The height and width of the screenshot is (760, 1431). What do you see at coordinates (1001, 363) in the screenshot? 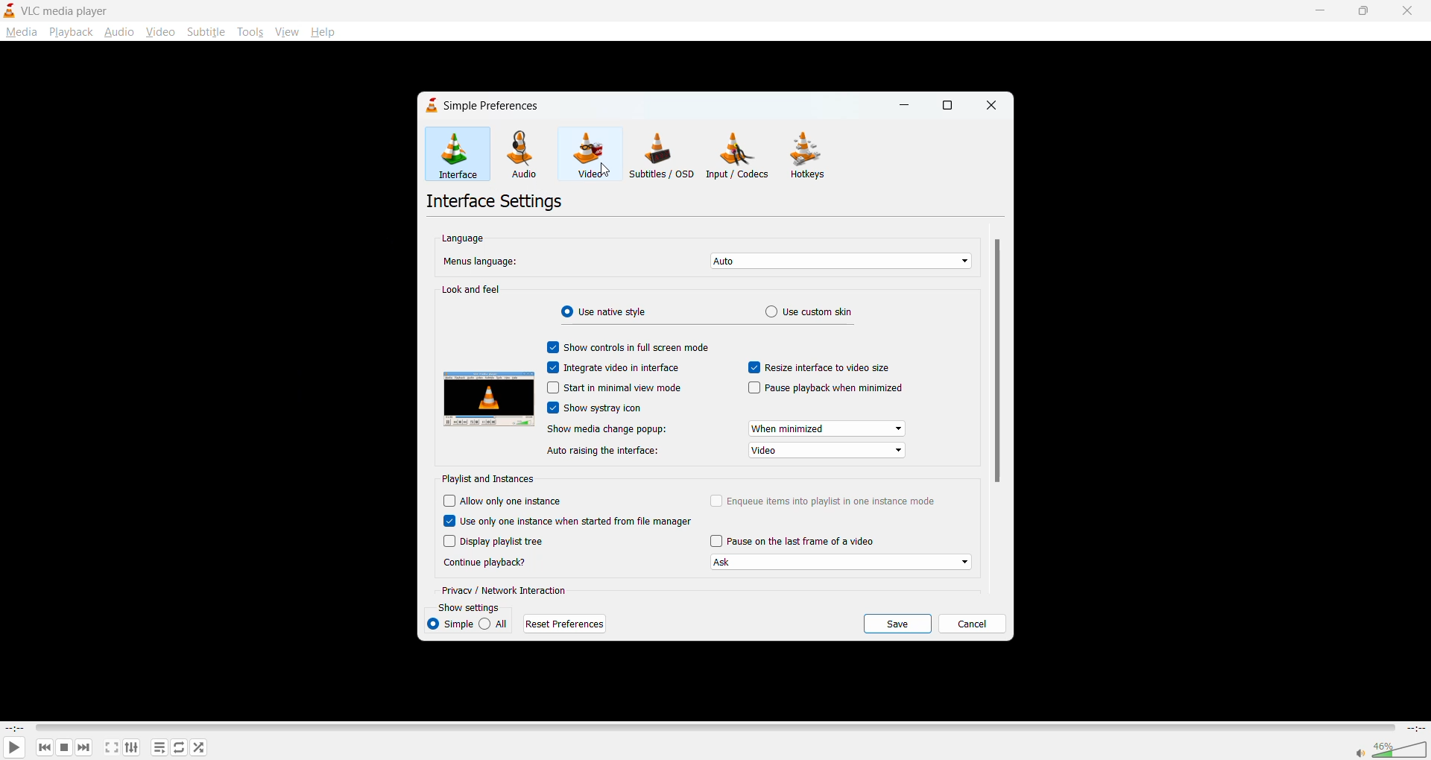
I see `vertical scroll bar` at bounding box center [1001, 363].